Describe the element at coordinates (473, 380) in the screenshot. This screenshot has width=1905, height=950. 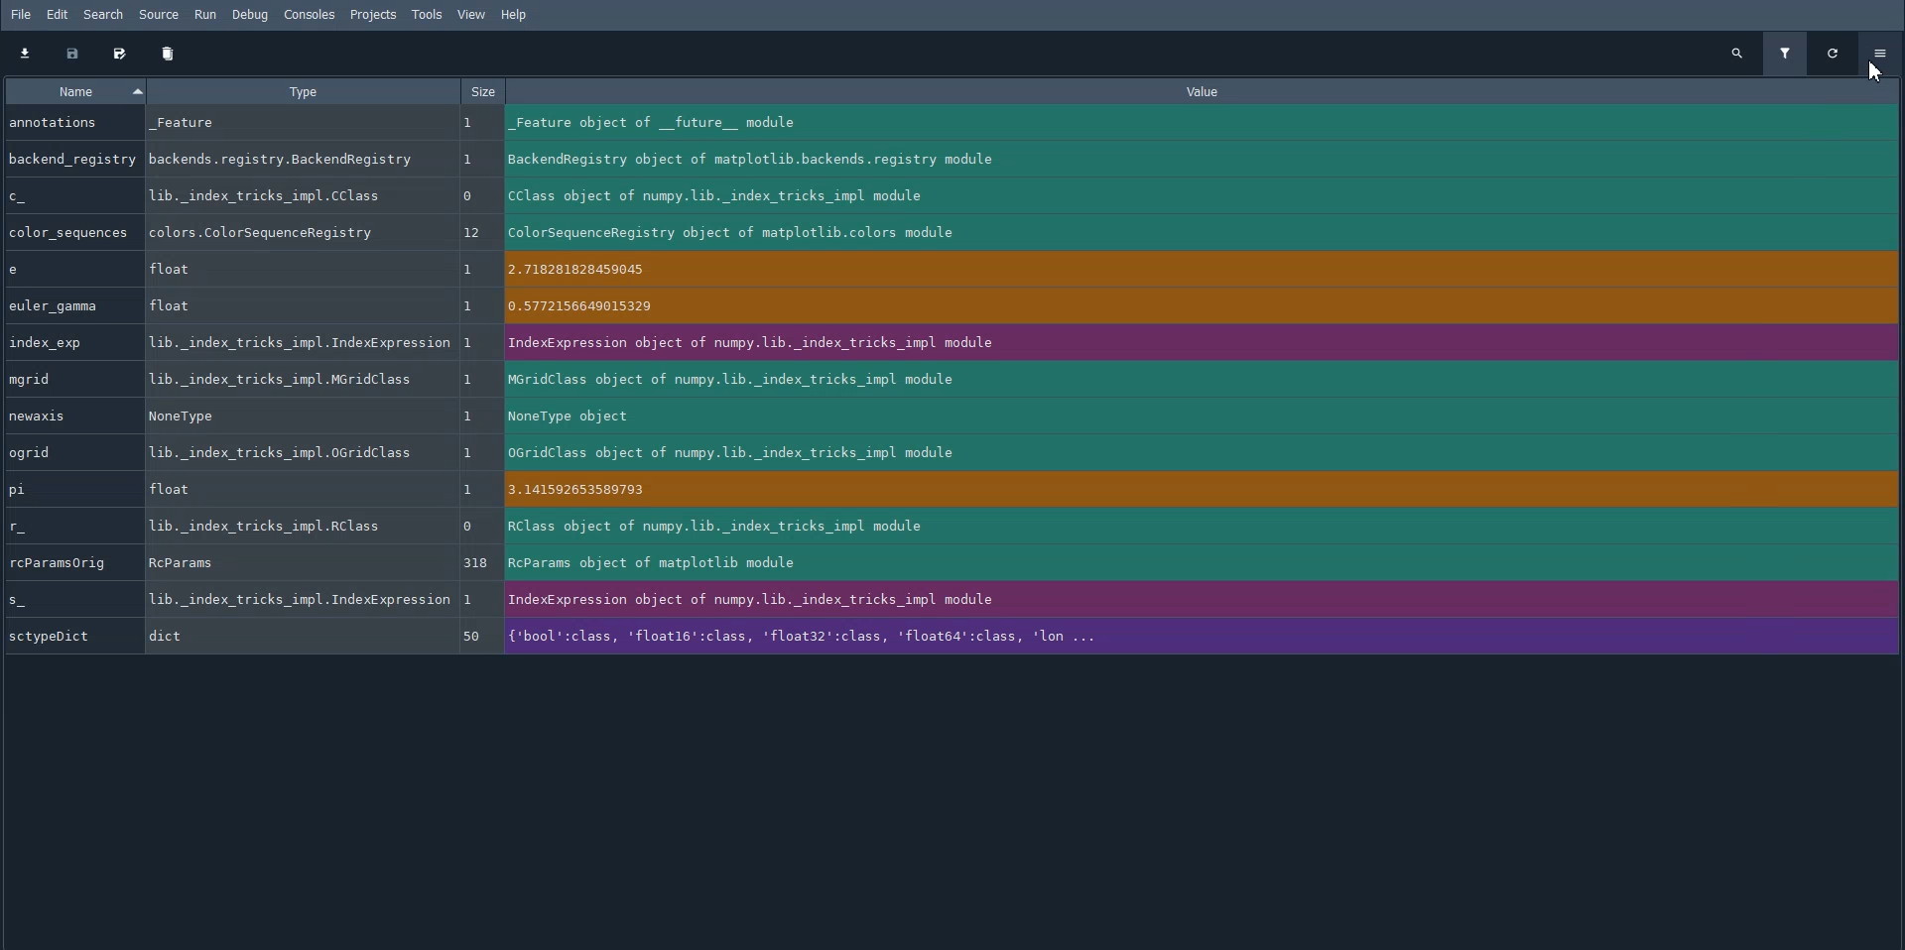
I see `` at that location.